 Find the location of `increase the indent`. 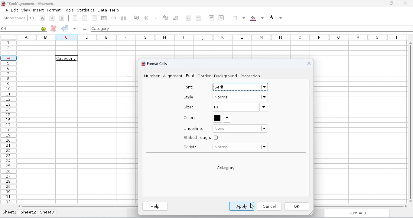

increase the indent is located at coordinates (198, 18).